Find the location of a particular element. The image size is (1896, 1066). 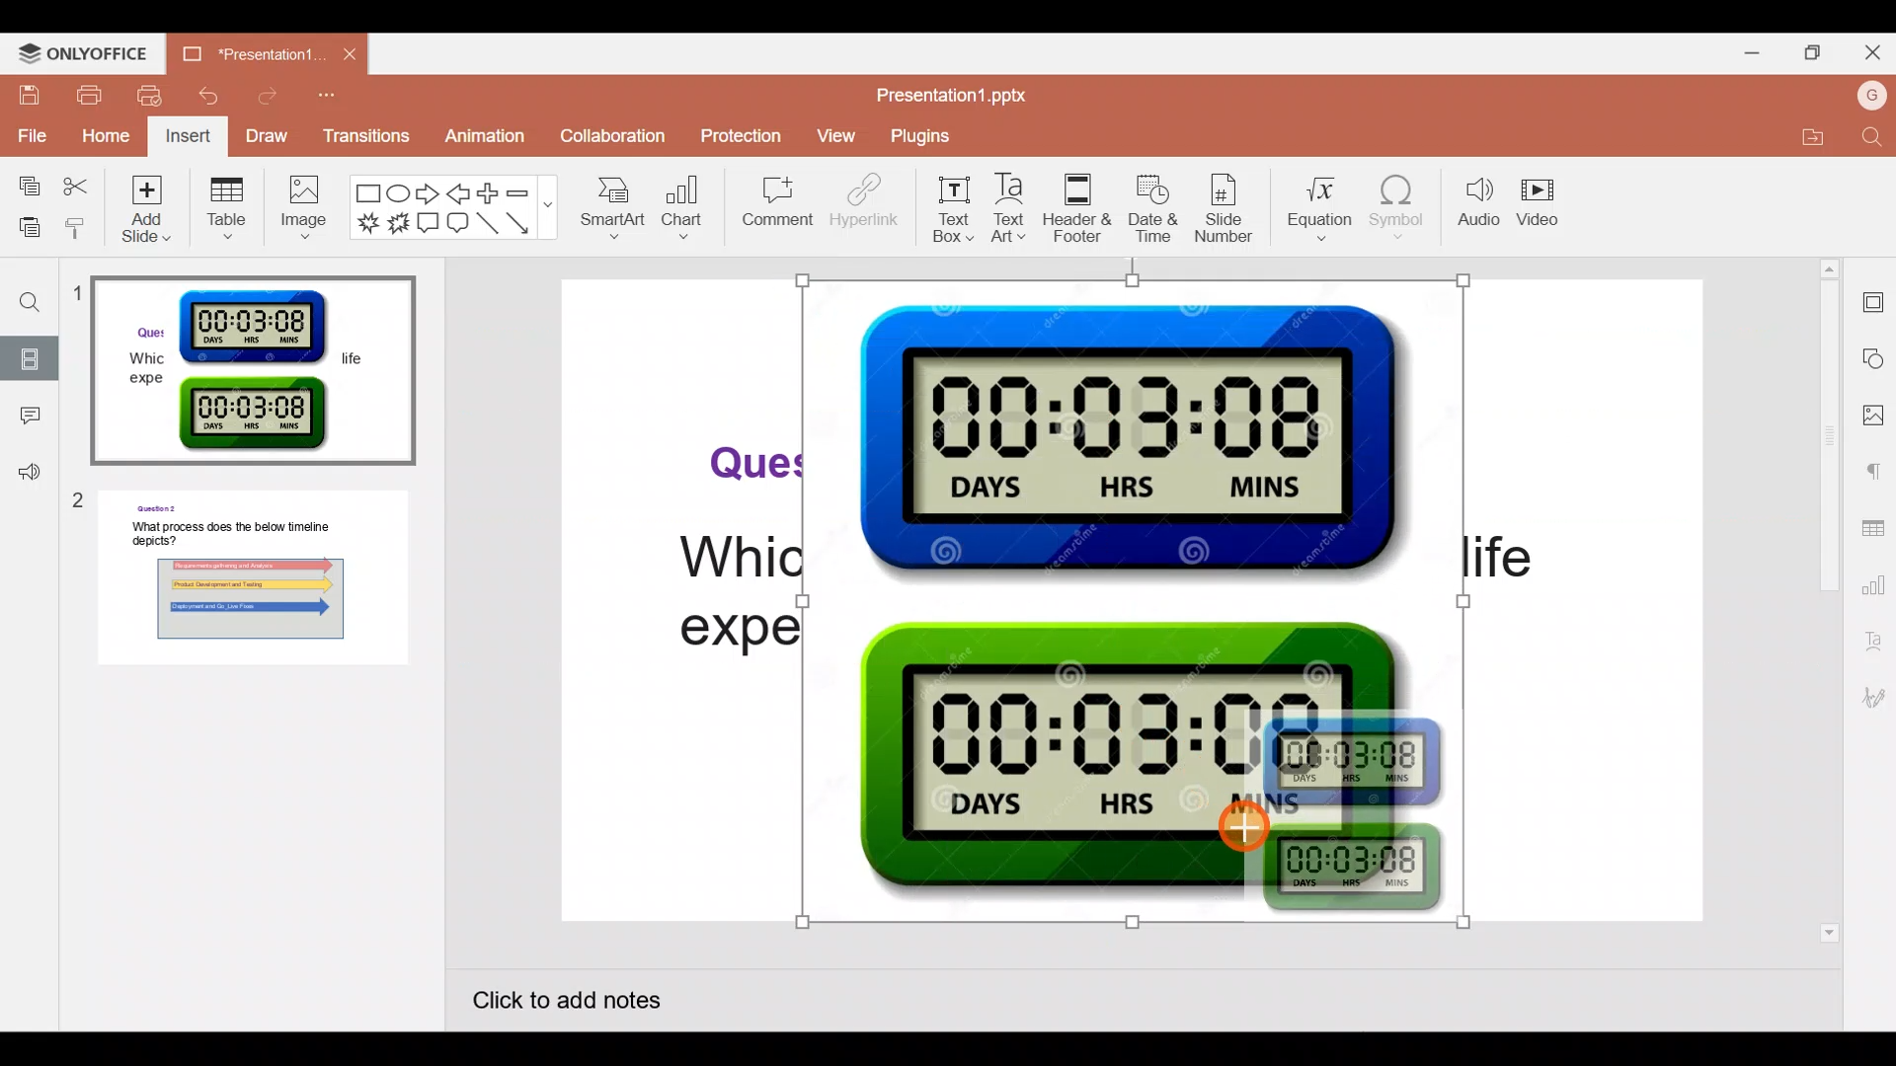

Shape settings is located at coordinates (1874, 358).